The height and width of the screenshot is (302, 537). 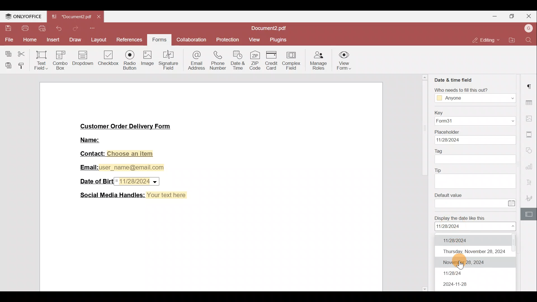 I want to click on Find, so click(x=529, y=39).